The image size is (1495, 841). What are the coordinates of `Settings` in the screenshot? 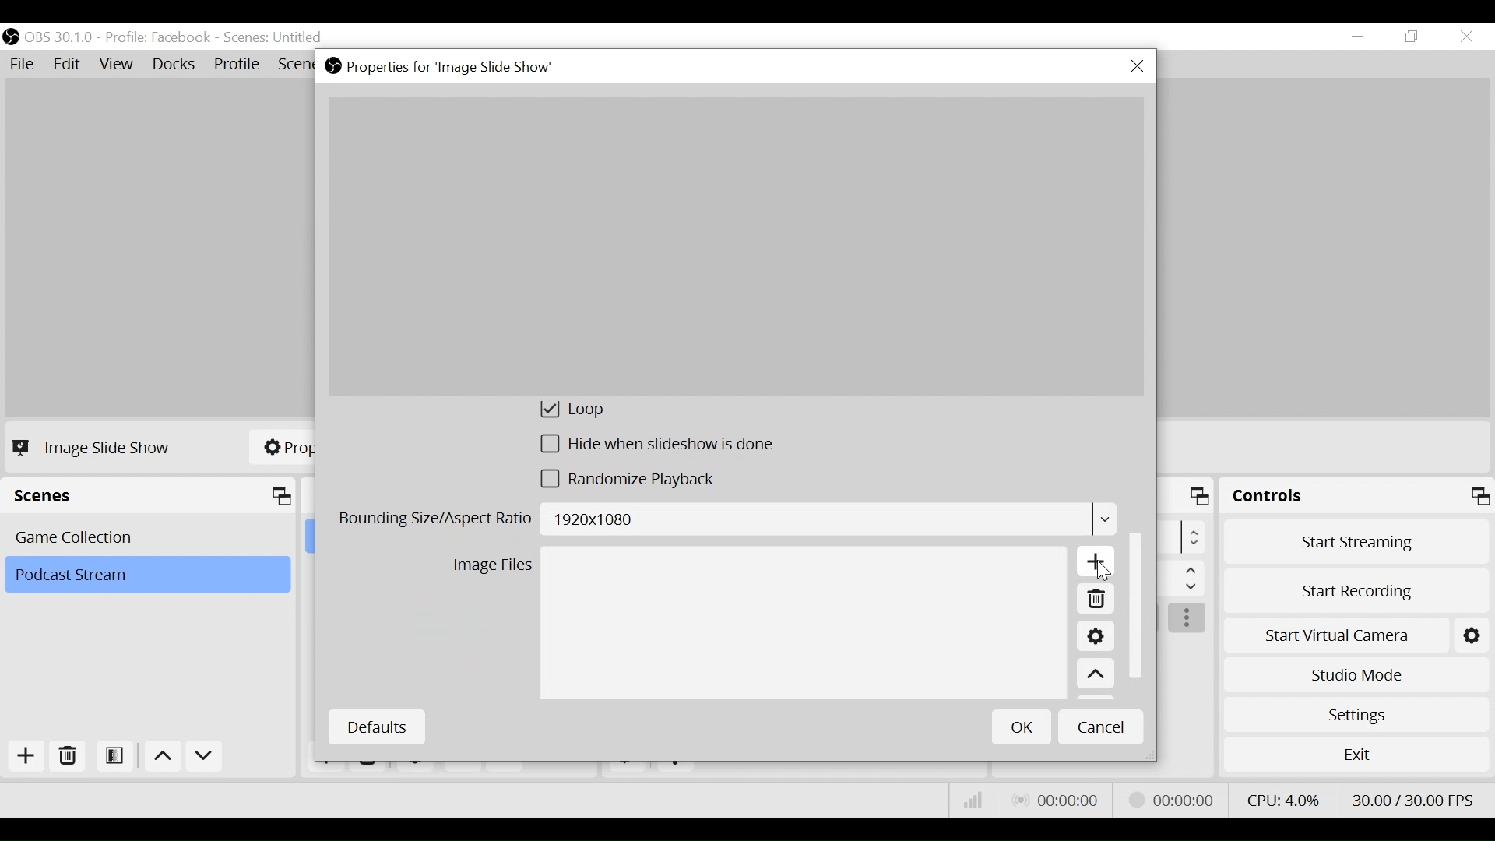 It's located at (1356, 714).